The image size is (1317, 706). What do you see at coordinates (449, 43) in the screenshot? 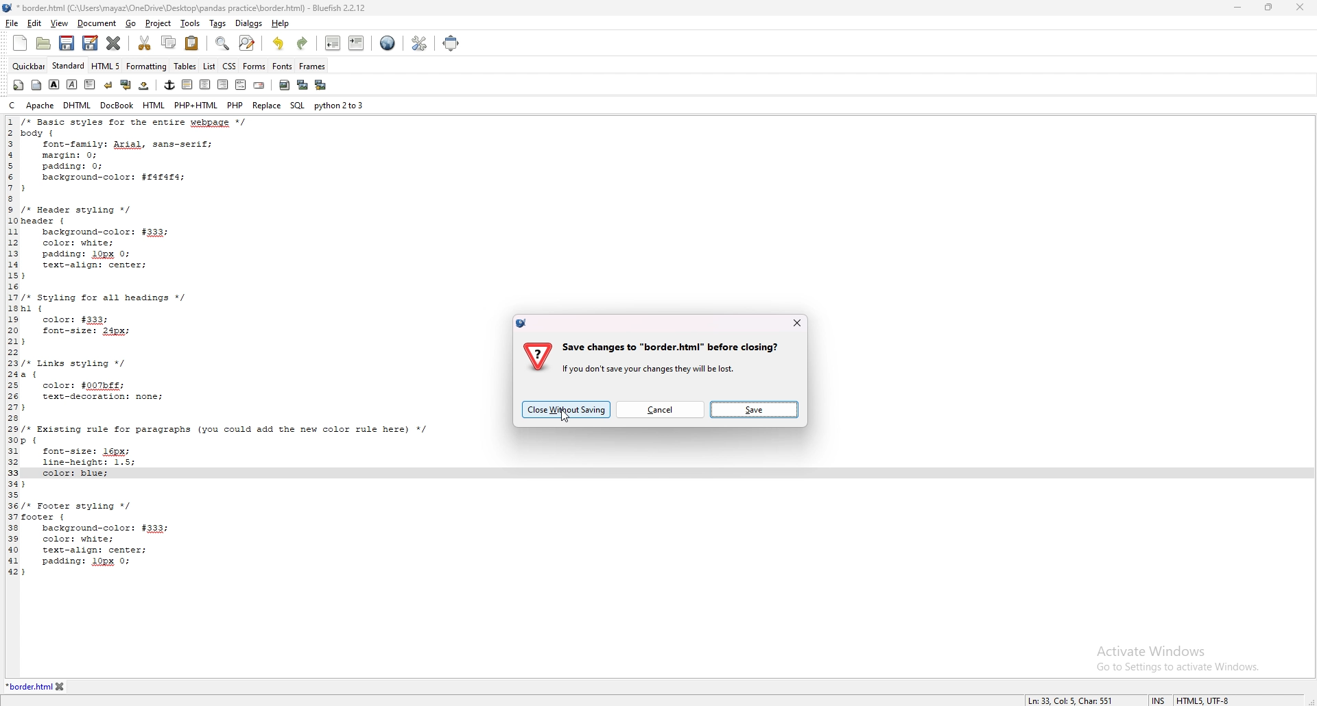
I see `full screen` at bounding box center [449, 43].